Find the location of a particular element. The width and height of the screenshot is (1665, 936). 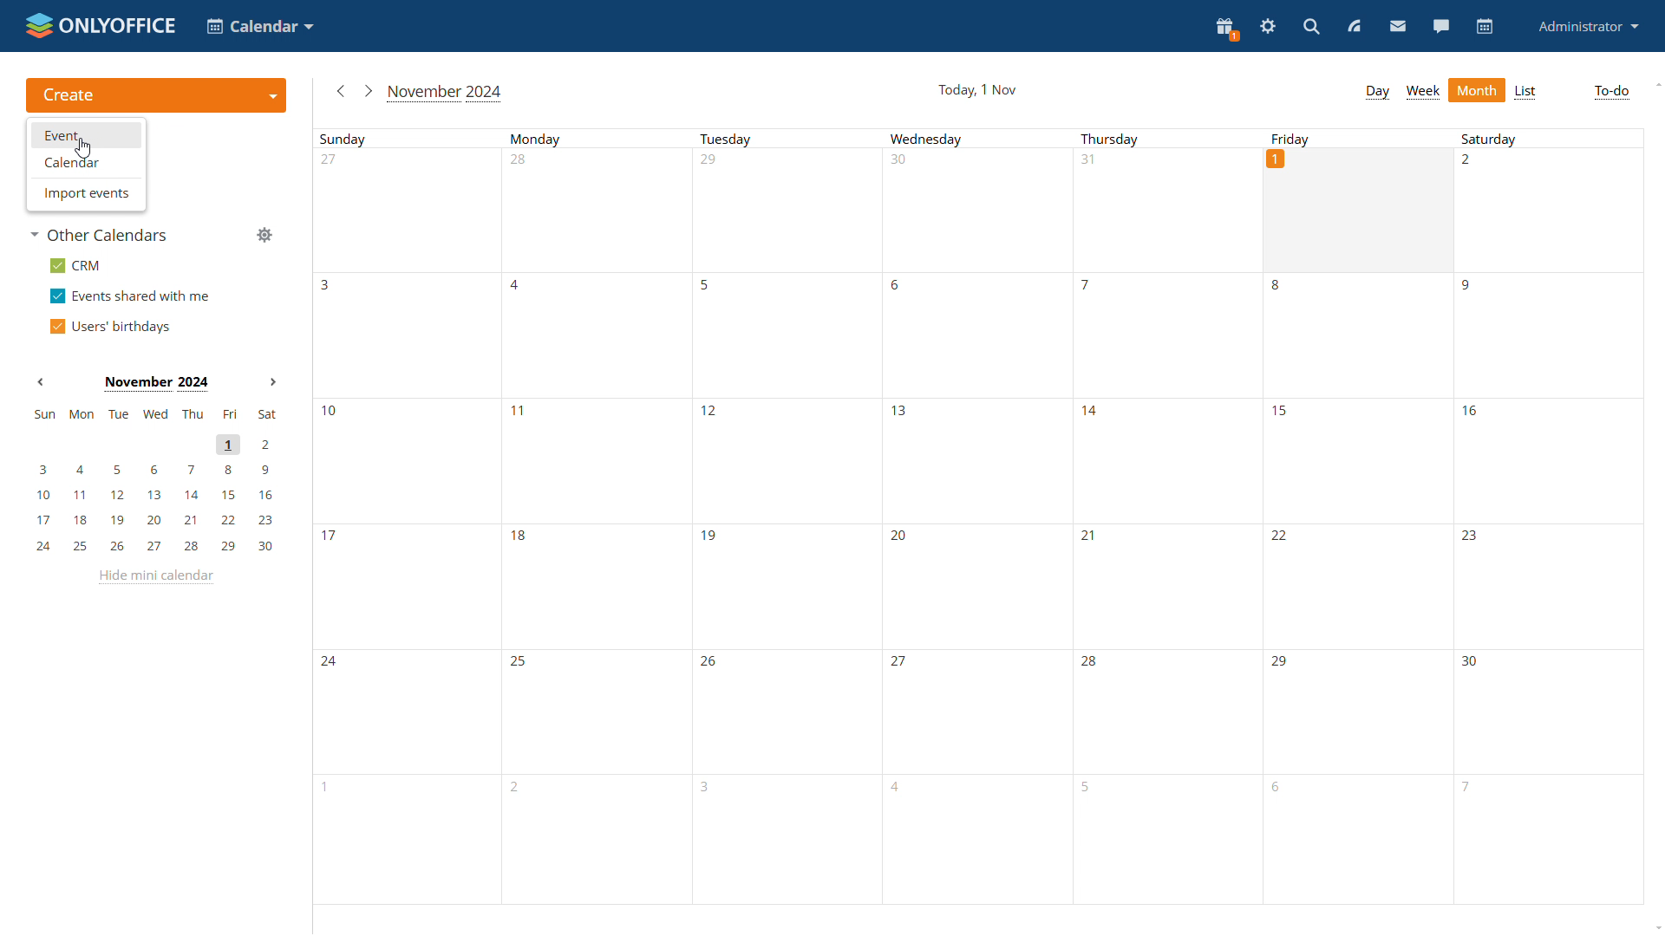

talk is located at coordinates (1441, 28).